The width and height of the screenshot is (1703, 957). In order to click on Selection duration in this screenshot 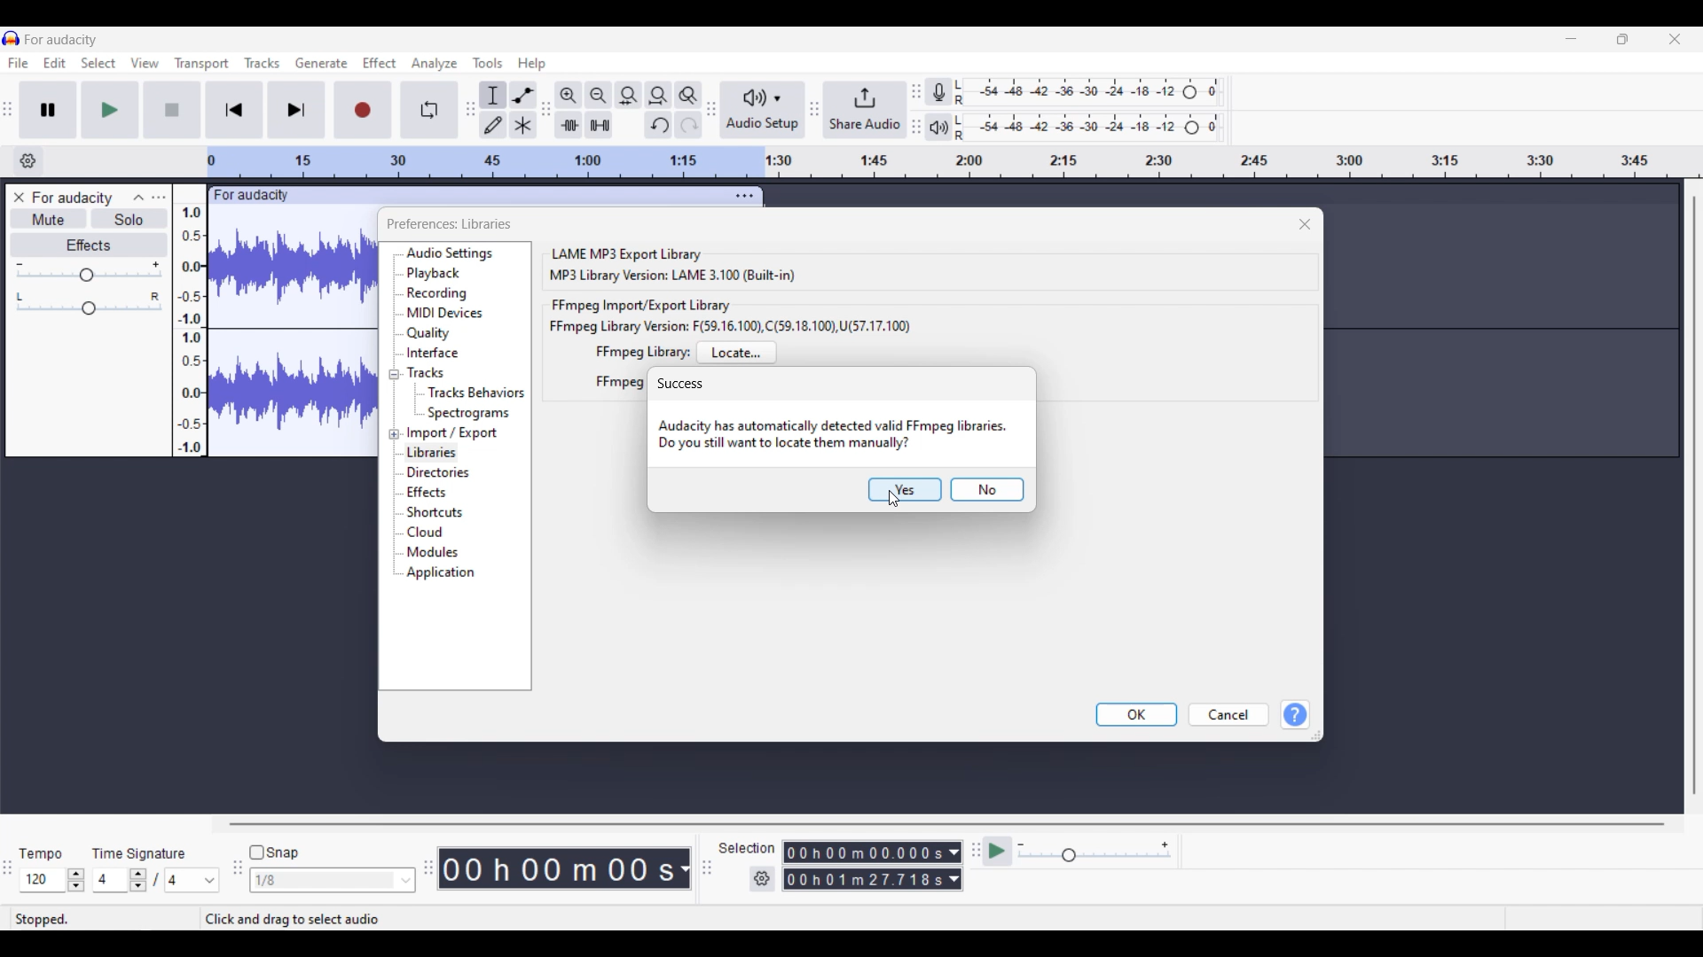, I will do `click(864, 867)`.